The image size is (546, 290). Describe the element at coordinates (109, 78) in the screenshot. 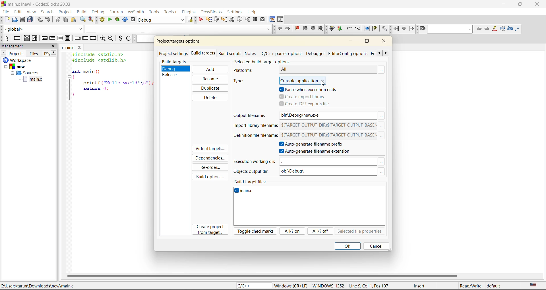

I see `#include <stdio.h>

#include <stdlib.h>

int main ()

{
printf ("Hello world!\n");
return 0;

}` at that location.